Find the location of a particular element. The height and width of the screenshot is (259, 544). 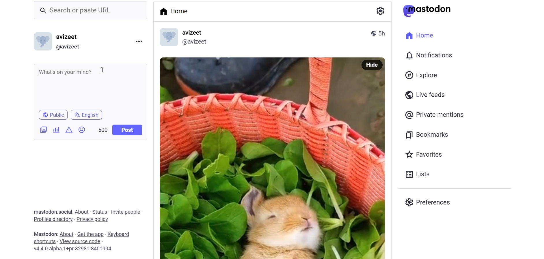

home is located at coordinates (422, 35).